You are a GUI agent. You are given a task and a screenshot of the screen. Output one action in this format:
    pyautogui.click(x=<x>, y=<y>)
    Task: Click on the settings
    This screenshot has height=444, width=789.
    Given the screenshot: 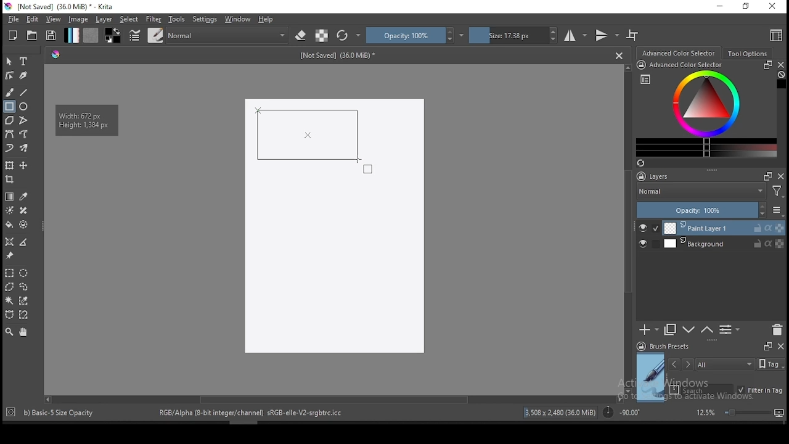 What is the action you would take?
    pyautogui.click(x=205, y=19)
    